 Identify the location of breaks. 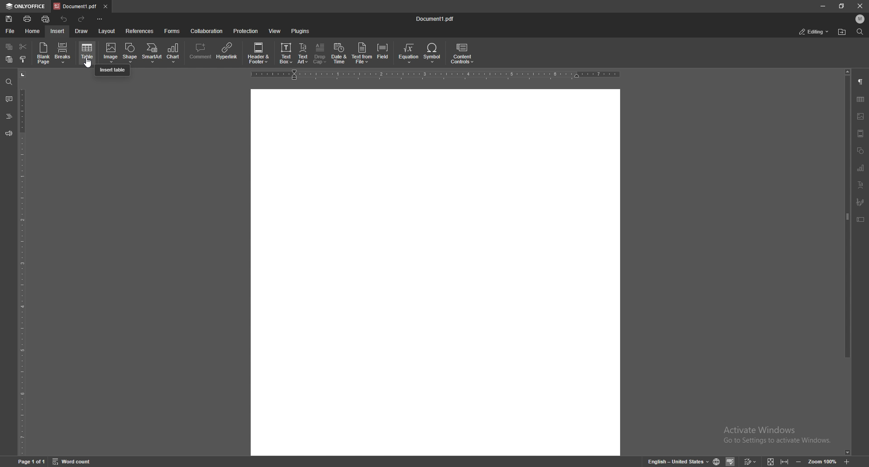
(64, 52).